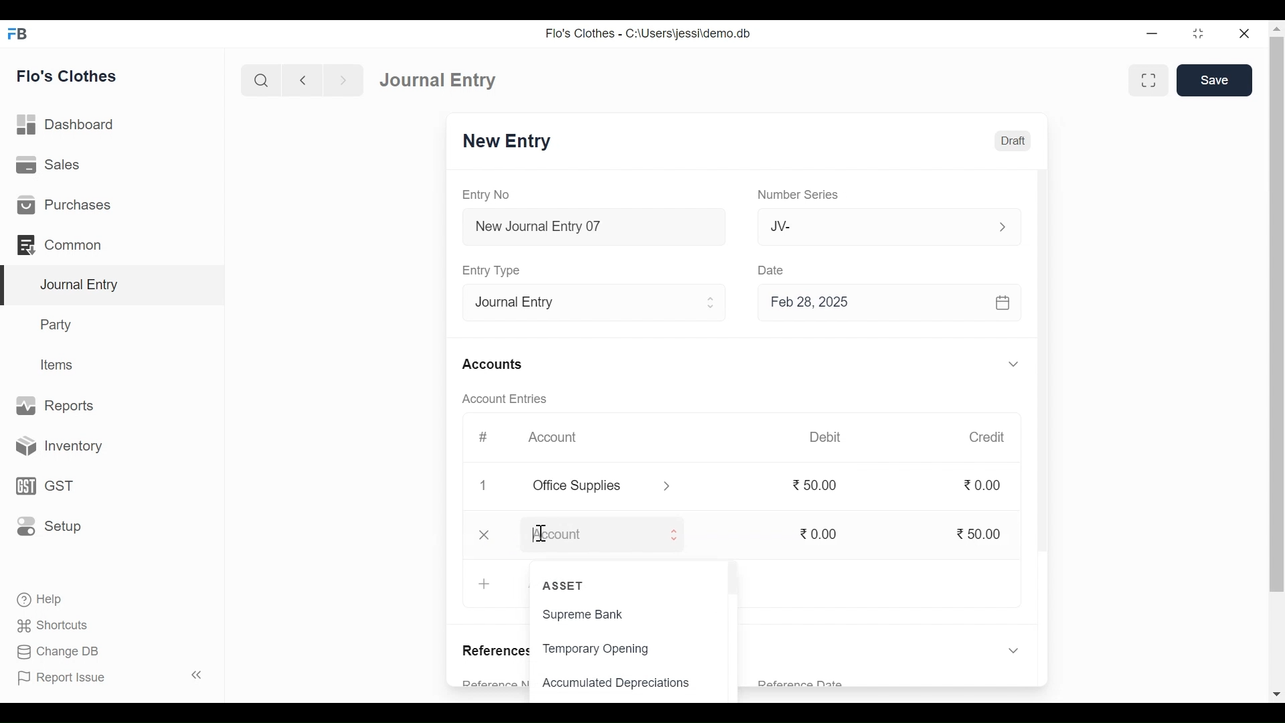 This screenshot has width=1285, height=723. Describe the element at coordinates (67, 76) in the screenshot. I see `Flo's Clothes` at that location.